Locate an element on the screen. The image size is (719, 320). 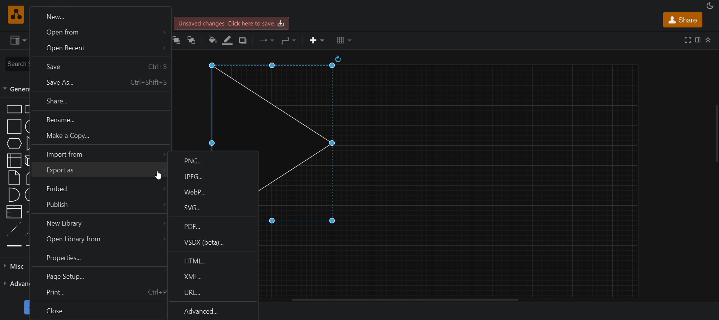
to back is located at coordinates (192, 40).